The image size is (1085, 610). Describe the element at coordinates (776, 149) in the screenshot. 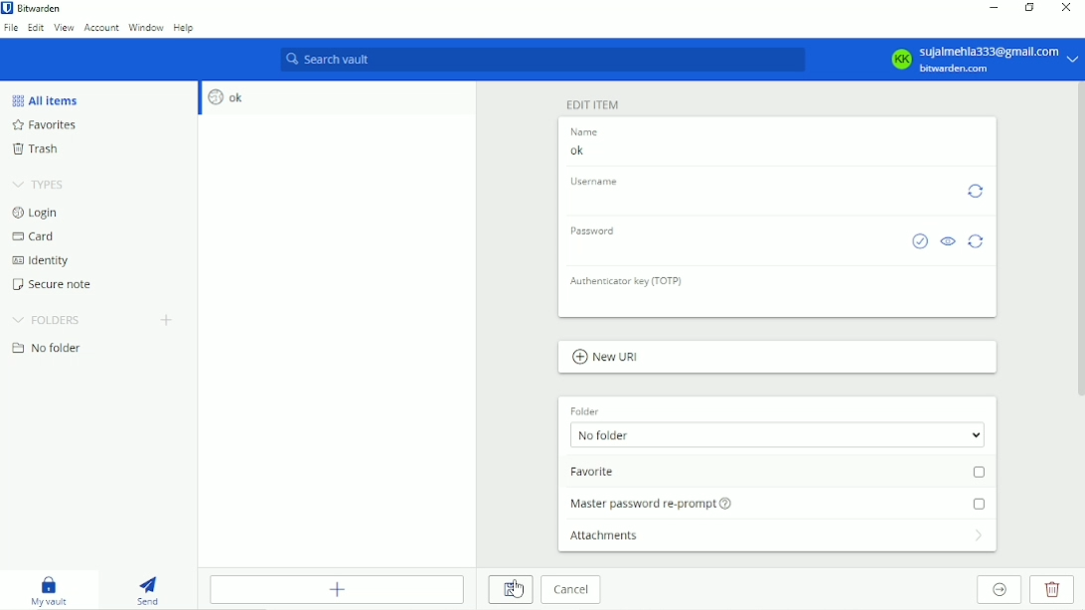

I see `add/edit name` at that location.